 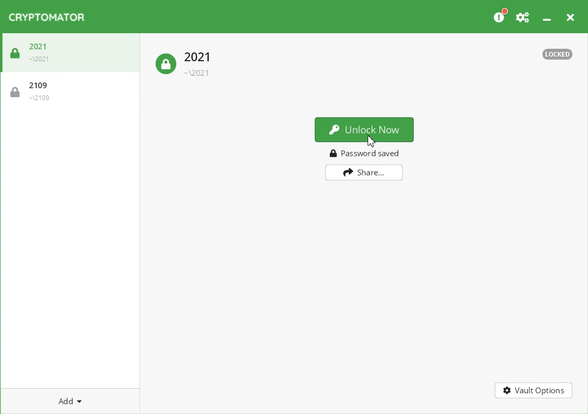 What do you see at coordinates (365, 153) in the screenshot?
I see `Text` at bounding box center [365, 153].